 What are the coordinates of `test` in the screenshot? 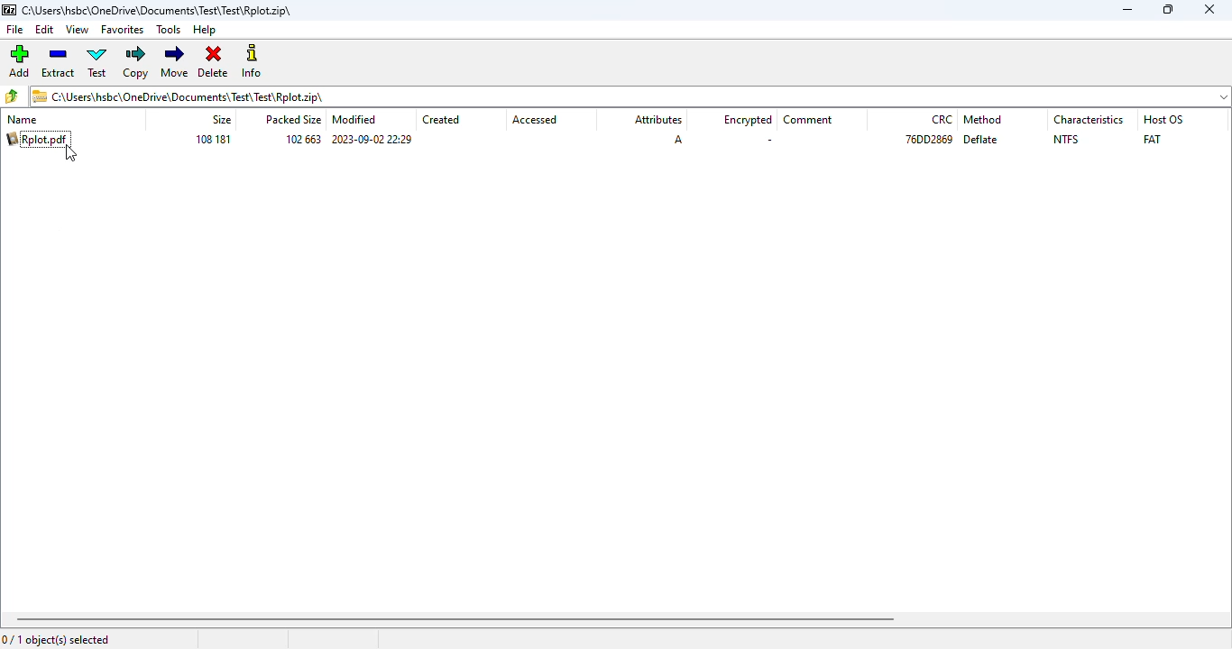 It's located at (98, 61).